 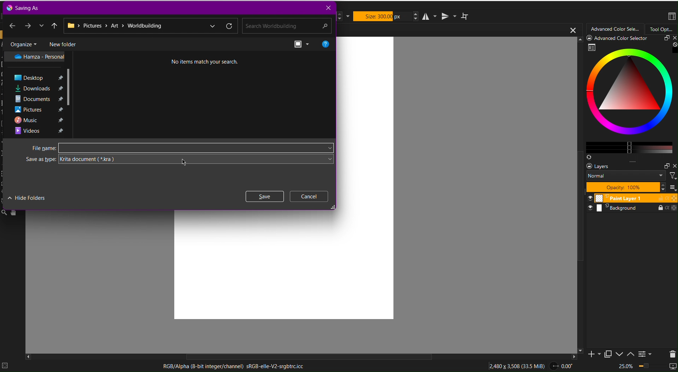 I want to click on Help, so click(x=326, y=43).